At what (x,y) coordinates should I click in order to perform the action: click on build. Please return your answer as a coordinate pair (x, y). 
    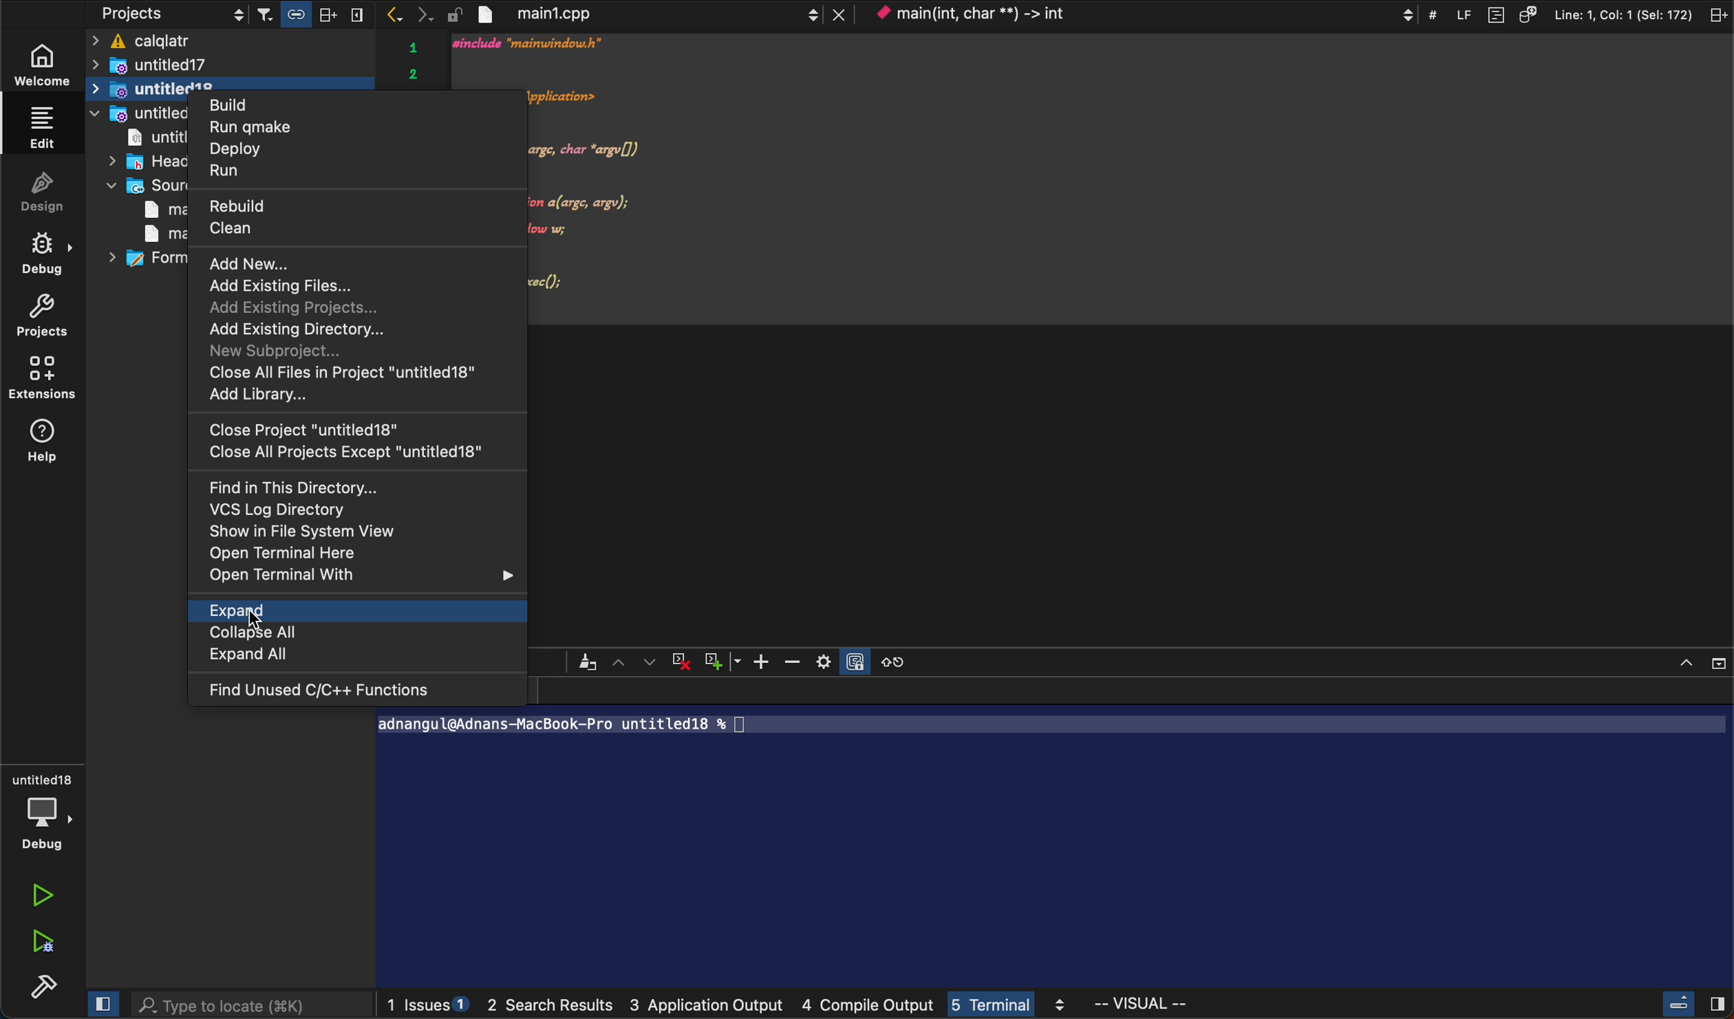
    Looking at the image, I should click on (39, 985).